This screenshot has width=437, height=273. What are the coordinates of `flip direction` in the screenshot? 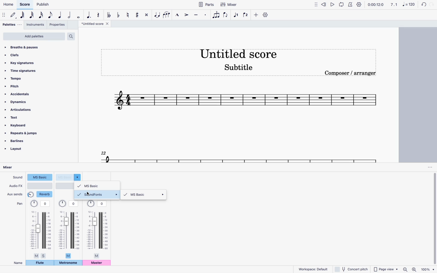 It's located at (226, 16).